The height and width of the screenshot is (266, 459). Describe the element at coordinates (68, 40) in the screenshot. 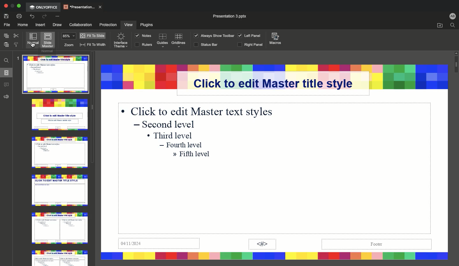

I see `Zoom` at that location.